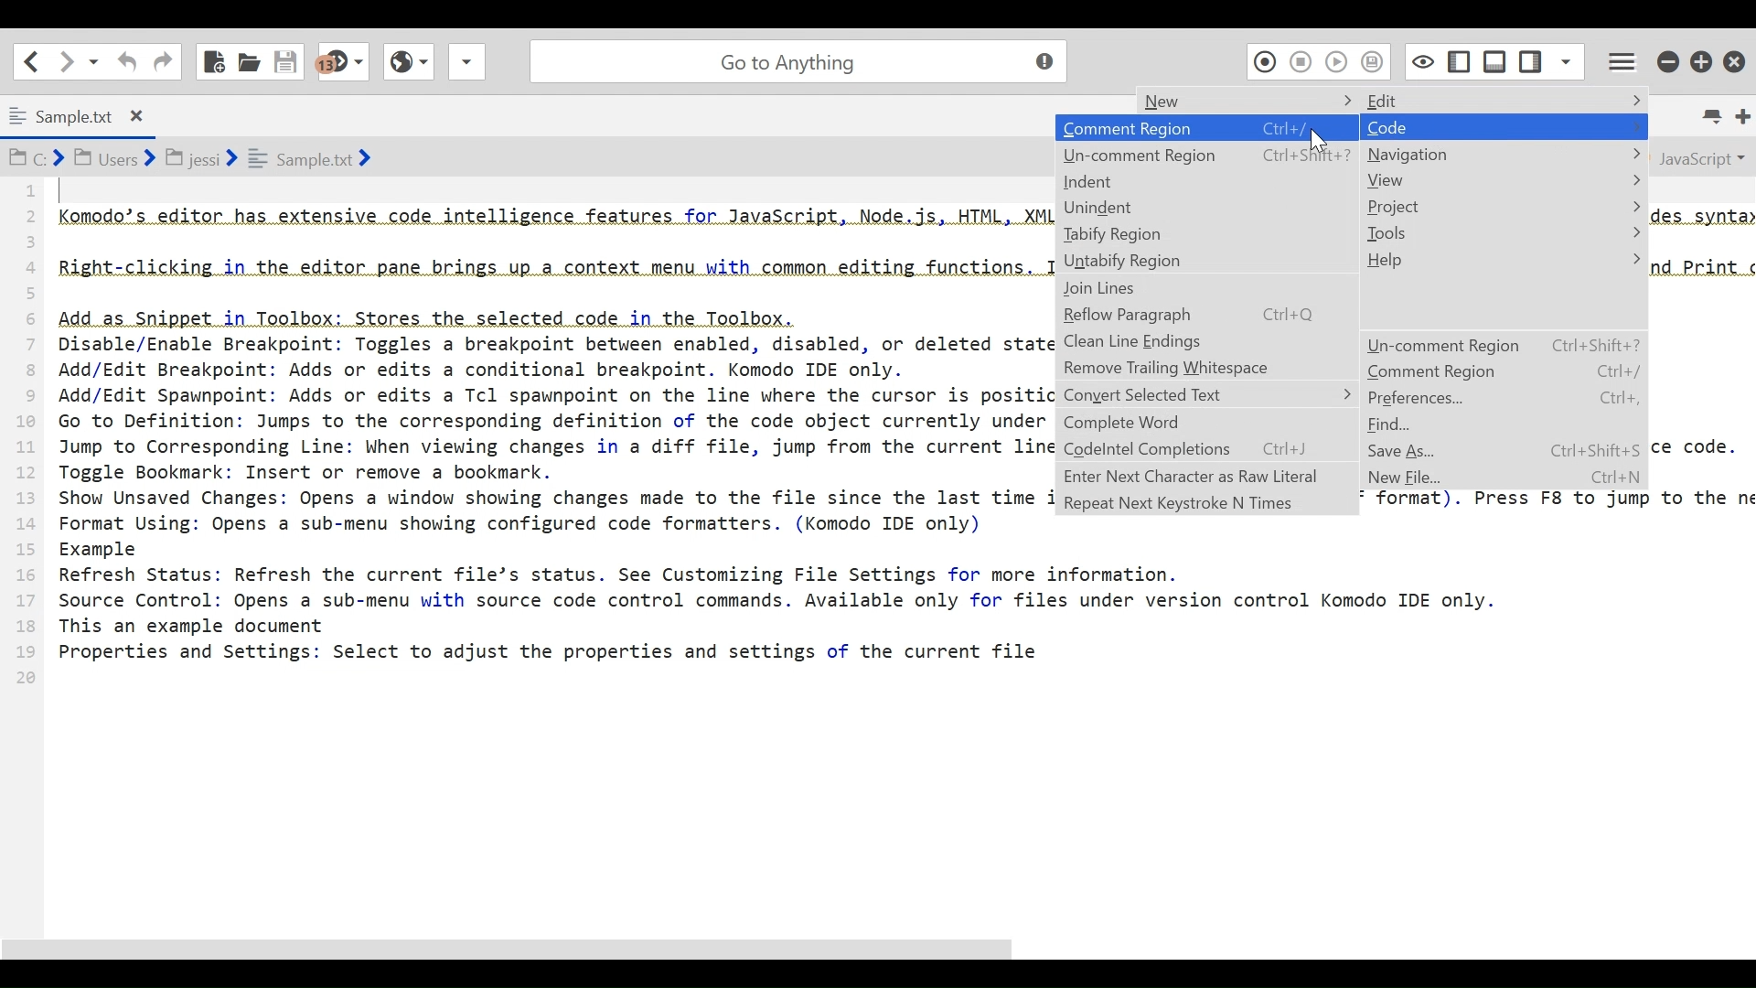 This screenshot has width=1756, height=988. I want to click on Show/Hide Right Side Panel, so click(1458, 59).